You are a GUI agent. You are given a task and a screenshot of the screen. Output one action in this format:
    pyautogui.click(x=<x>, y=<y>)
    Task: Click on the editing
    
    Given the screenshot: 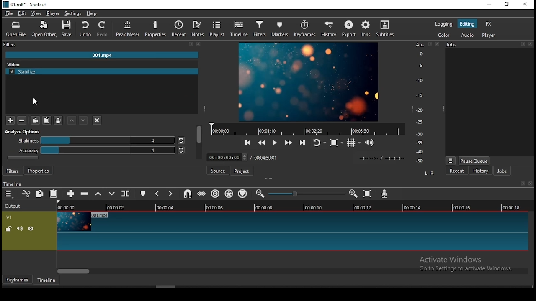 What is the action you would take?
    pyautogui.click(x=468, y=23)
    